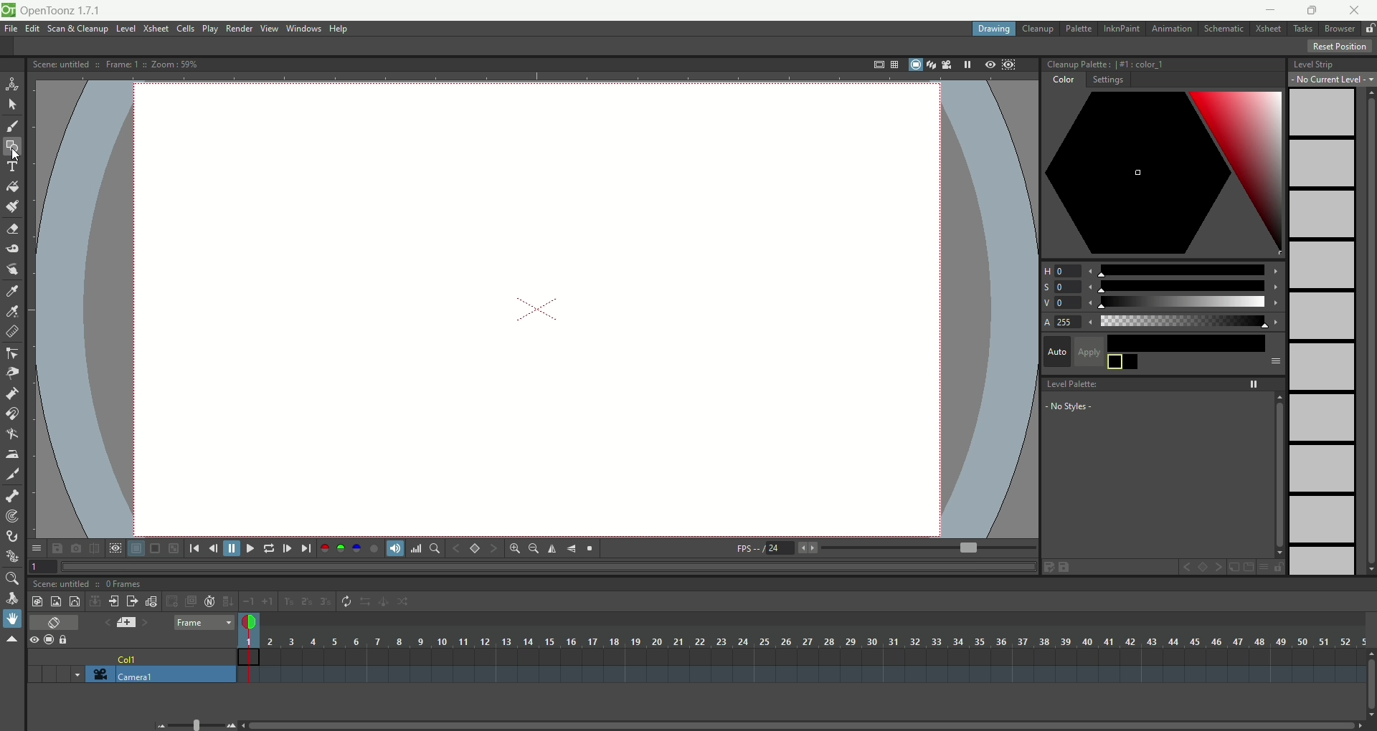 The width and height of the screenshot is (1377, 731). I want to click on camera stand visibility, so click(52, 639).